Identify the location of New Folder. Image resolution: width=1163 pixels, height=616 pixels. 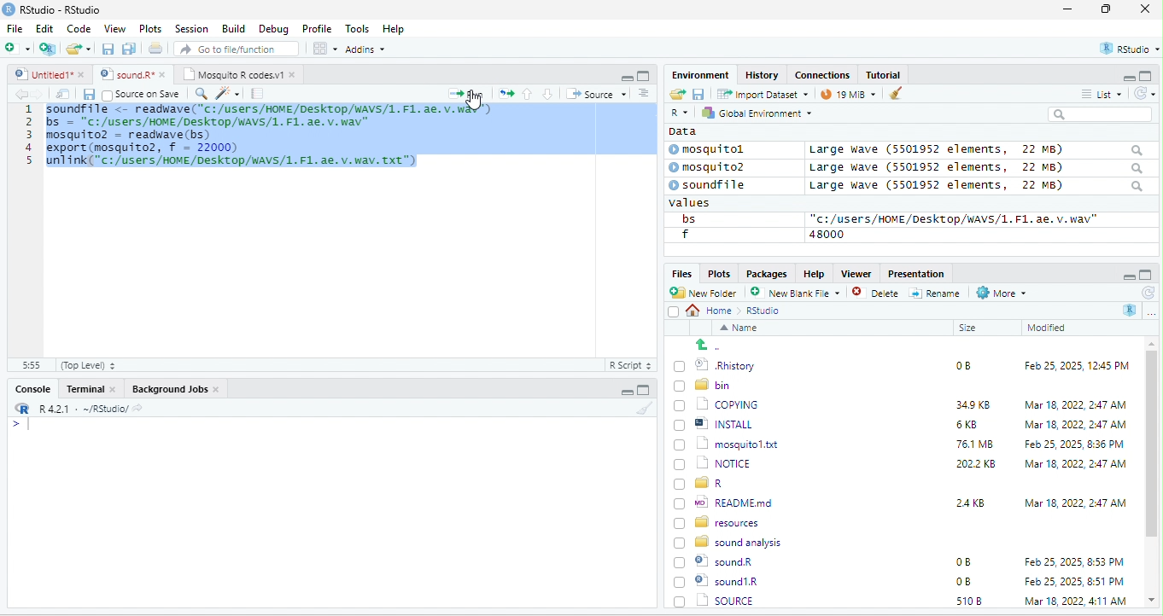
(707, 293).